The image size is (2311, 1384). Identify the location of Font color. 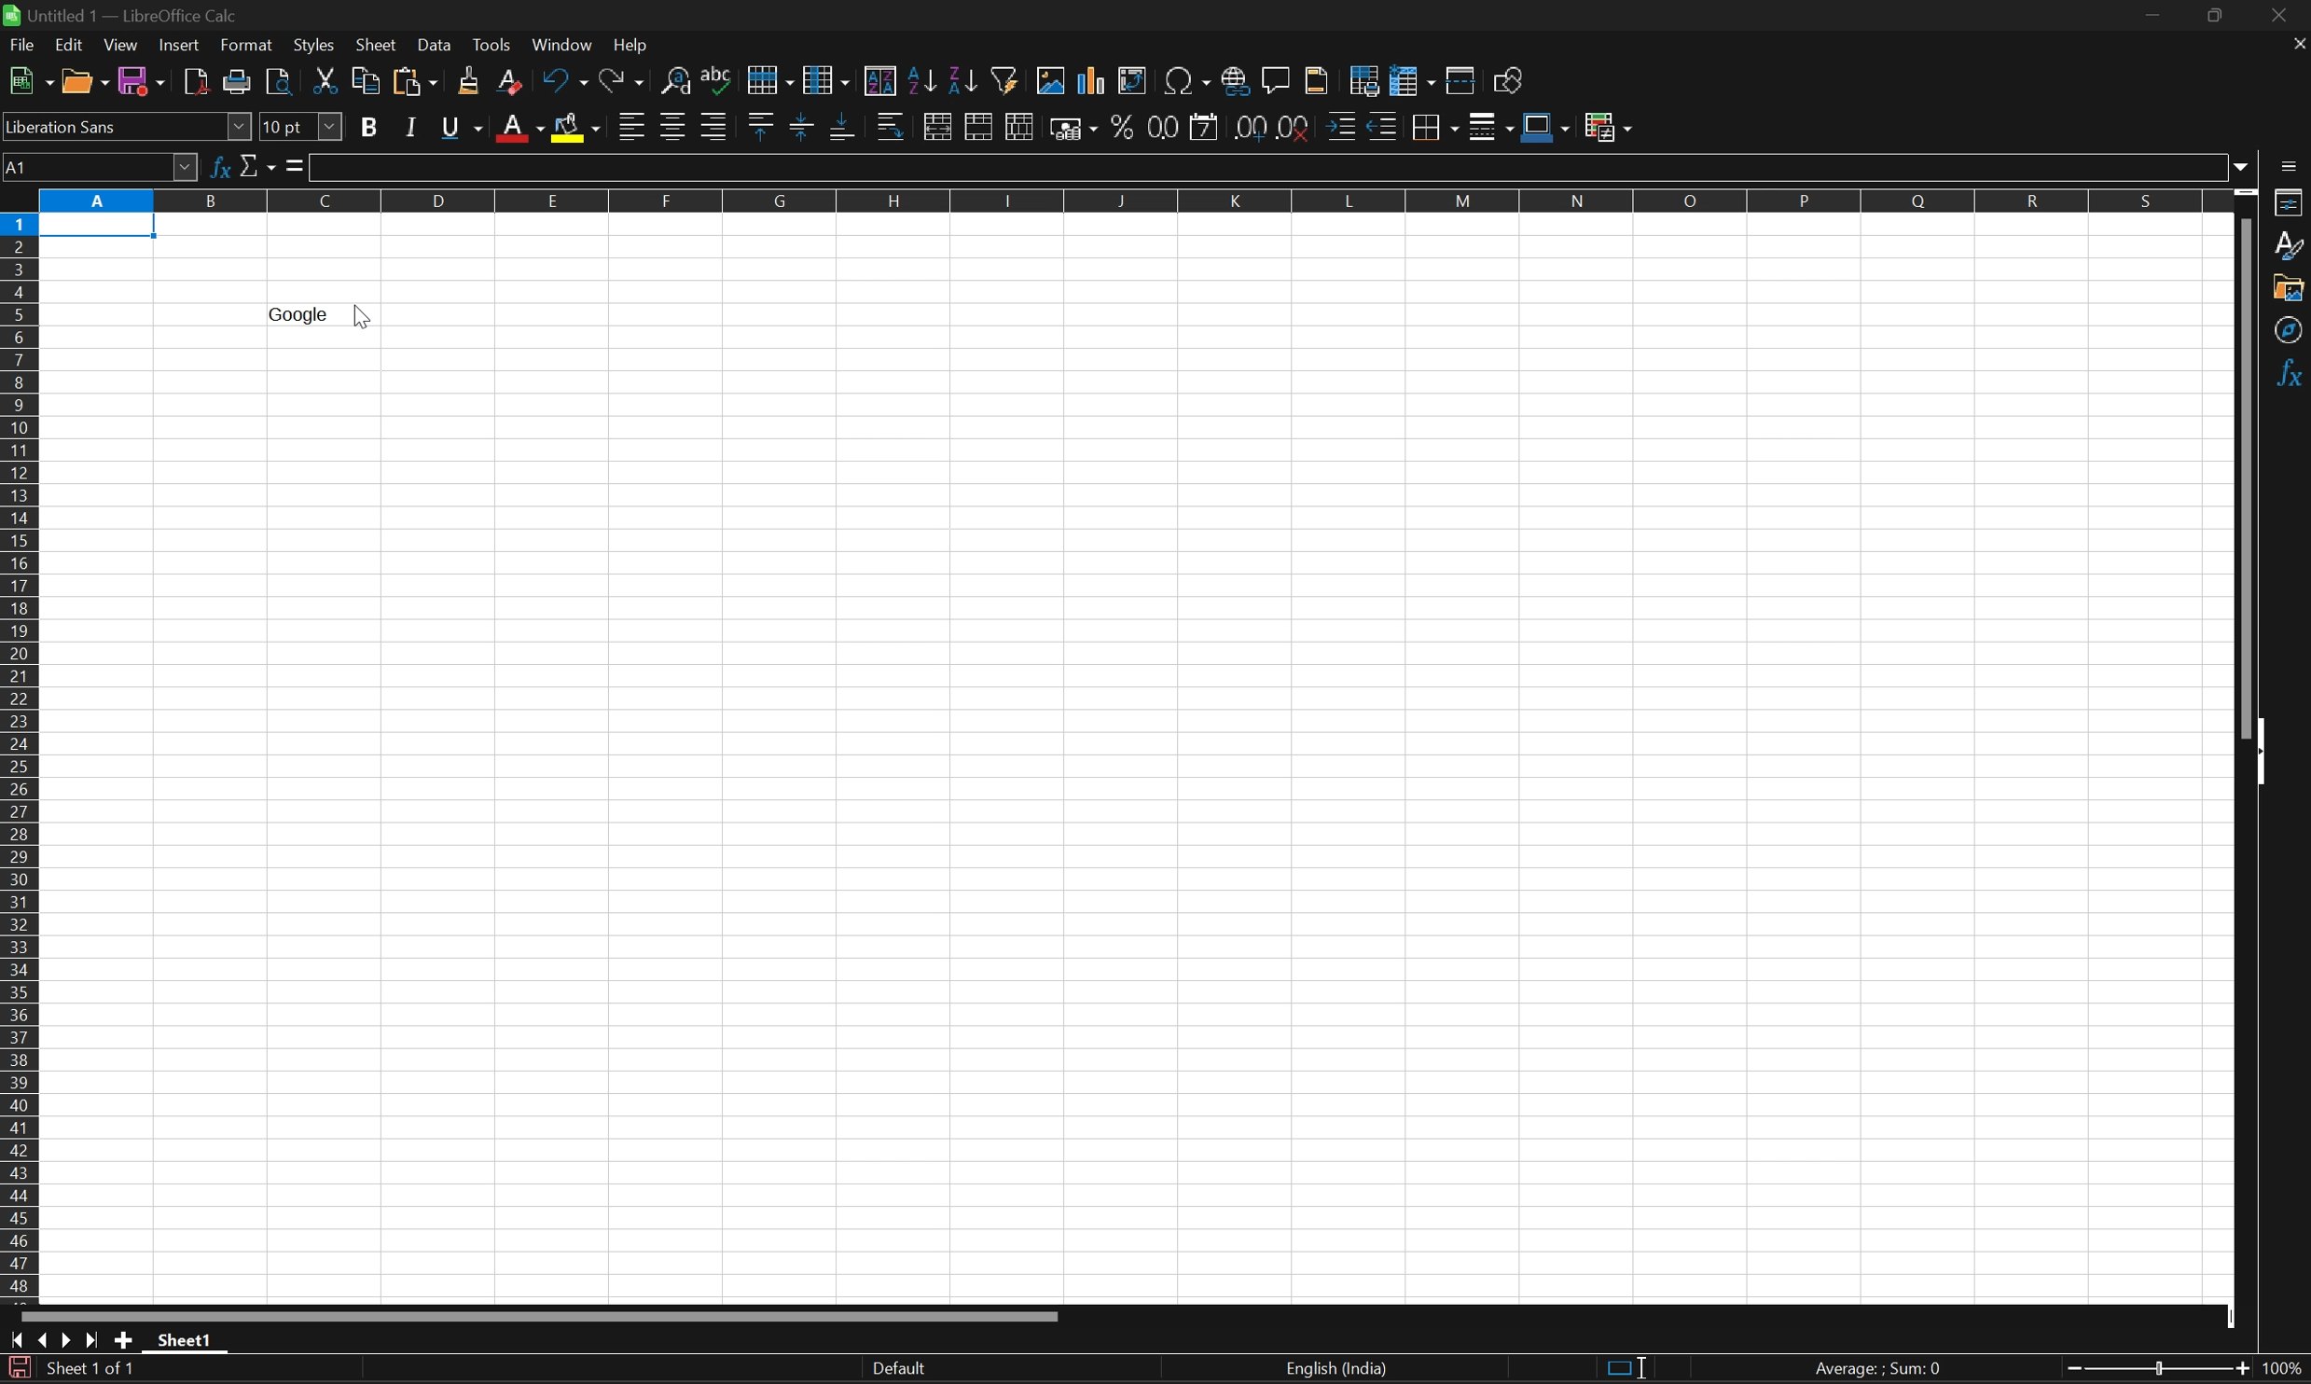
(518, 129).